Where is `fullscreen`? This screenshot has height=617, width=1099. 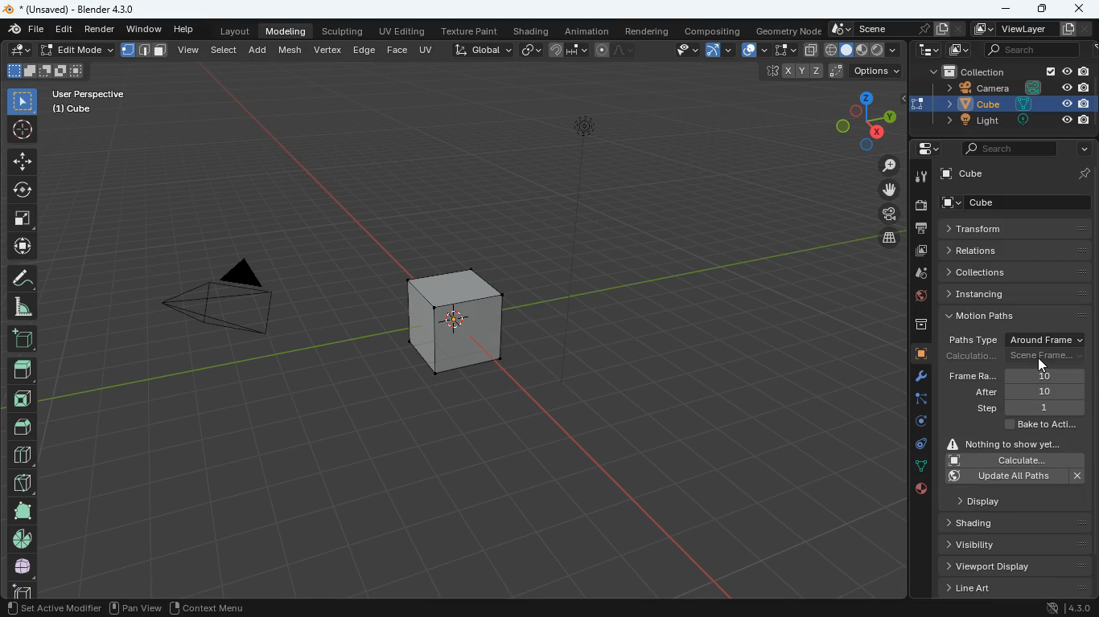 fullscreen is located at coordinates (784, 49).